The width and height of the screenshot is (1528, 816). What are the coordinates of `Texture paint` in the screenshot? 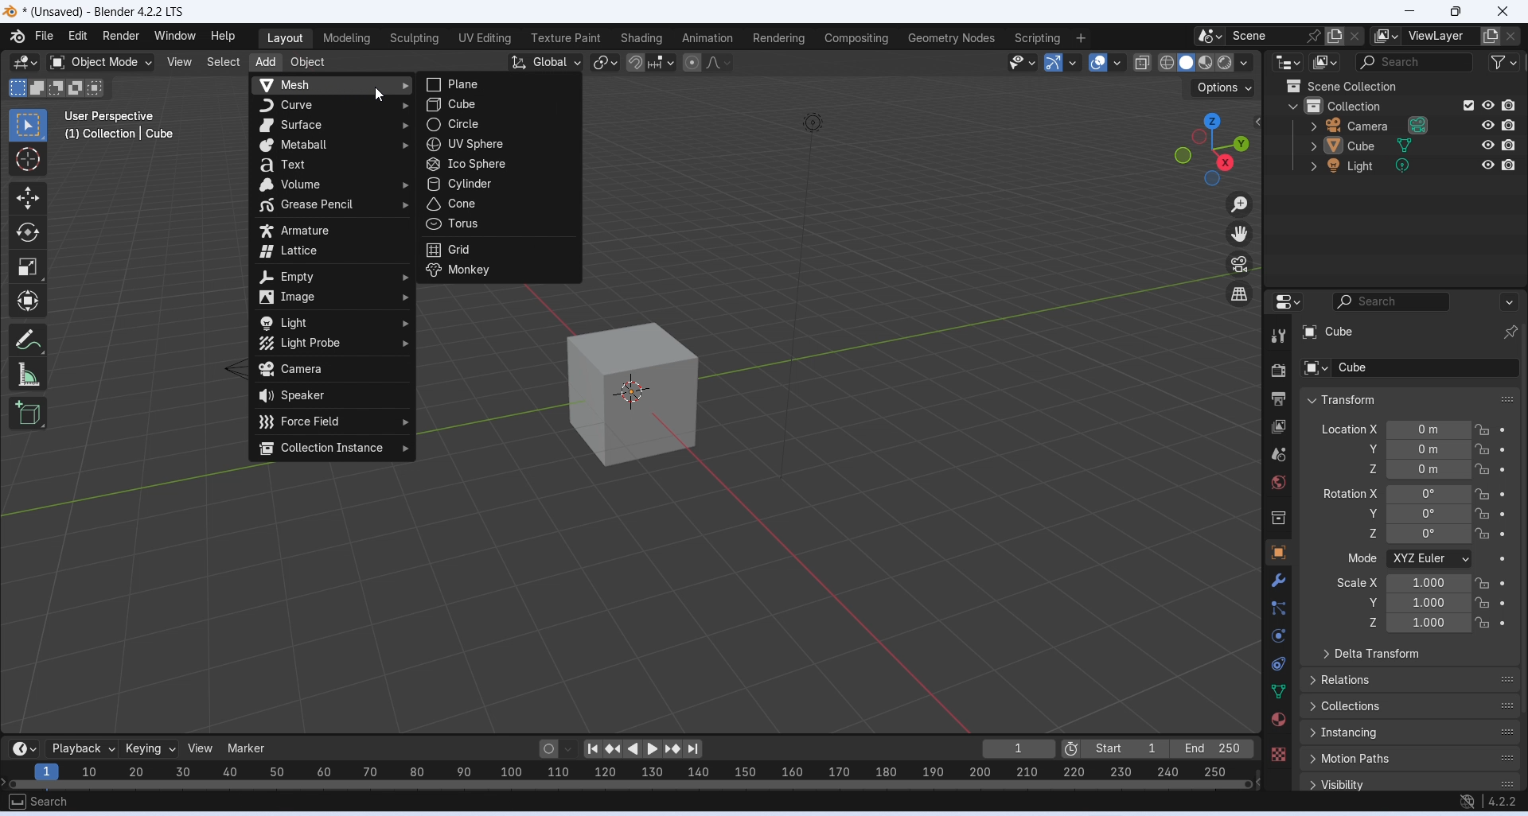 It's located at (566, 38).